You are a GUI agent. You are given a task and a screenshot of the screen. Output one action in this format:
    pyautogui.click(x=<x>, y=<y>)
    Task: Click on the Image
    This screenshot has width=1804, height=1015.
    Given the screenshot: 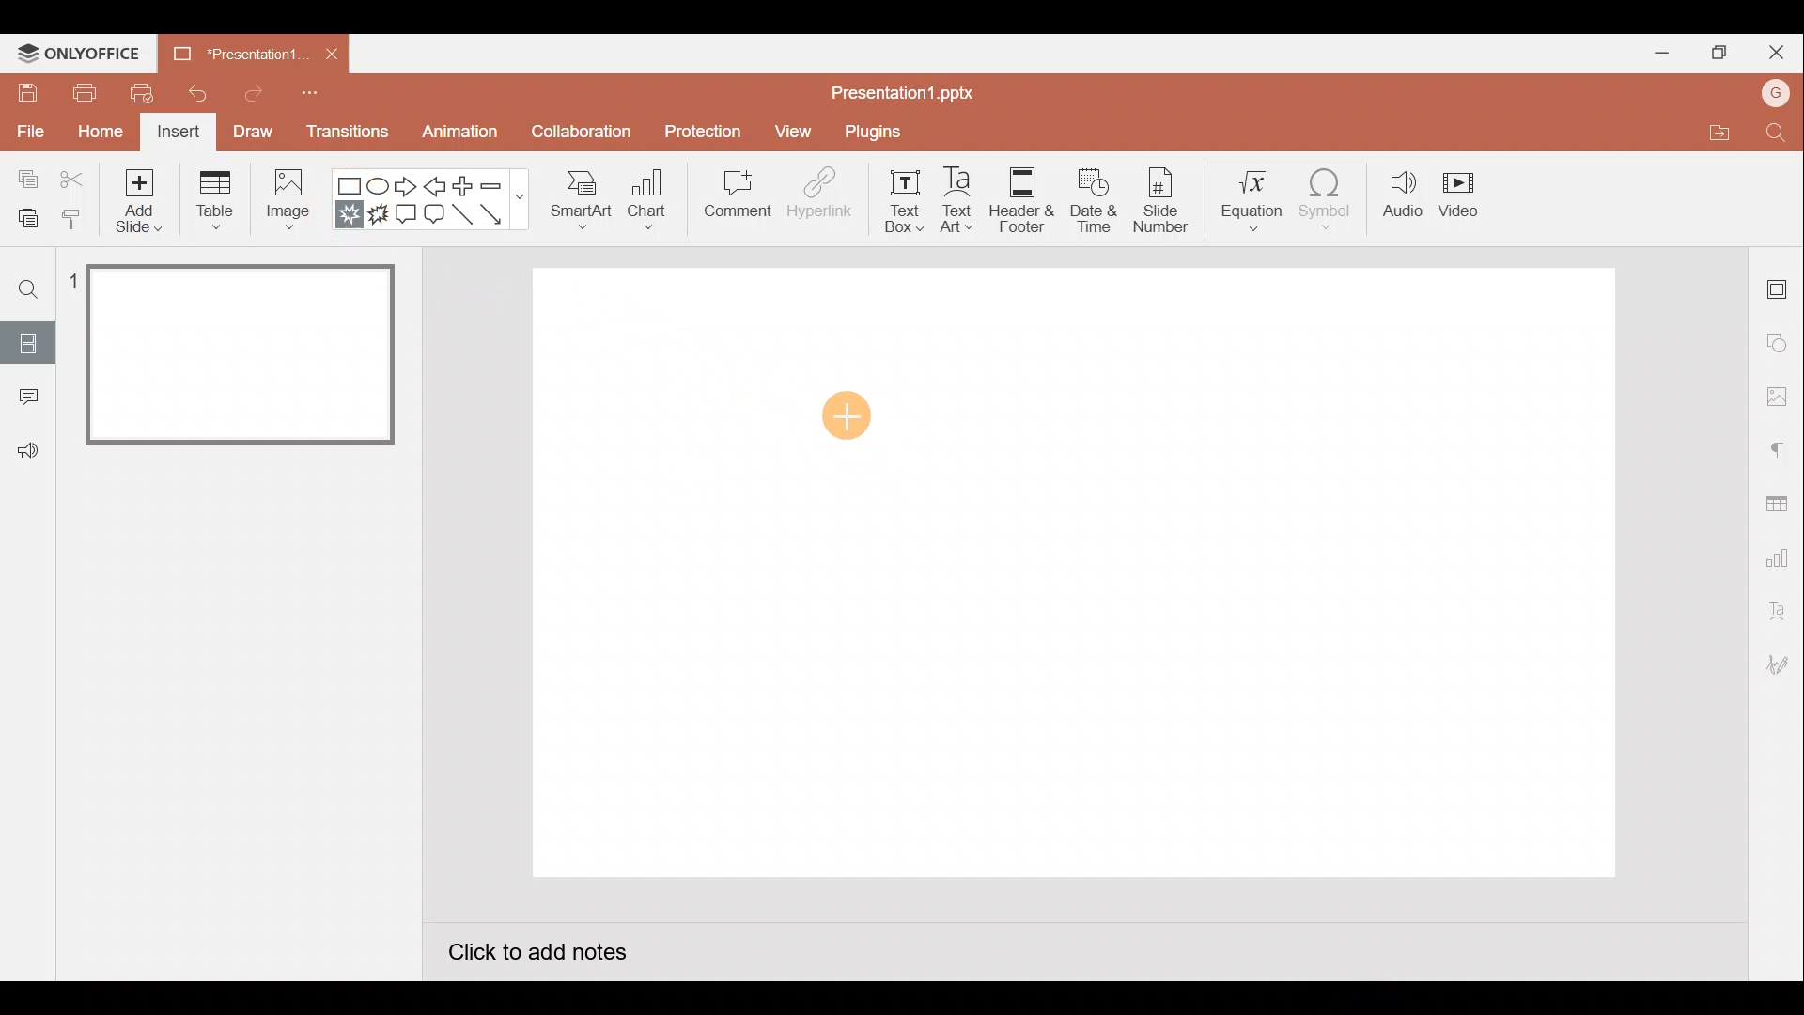 What is the action you would take?
    pyautogui.click(x=294, y=201)
    